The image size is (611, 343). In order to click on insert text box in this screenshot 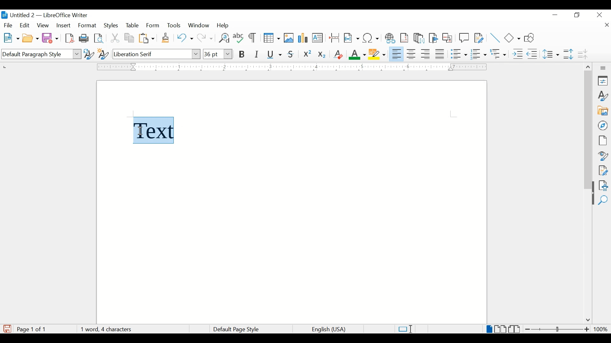, I will do `click(317, 38)`.